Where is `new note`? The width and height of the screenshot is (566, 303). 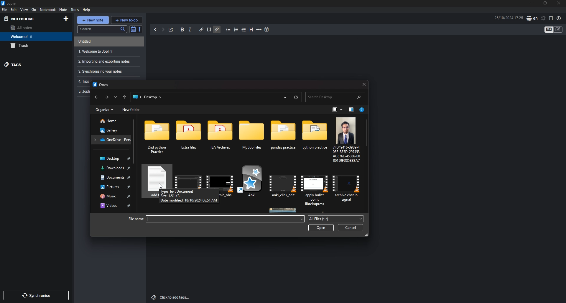 new note is located at coordinates (93, 20).